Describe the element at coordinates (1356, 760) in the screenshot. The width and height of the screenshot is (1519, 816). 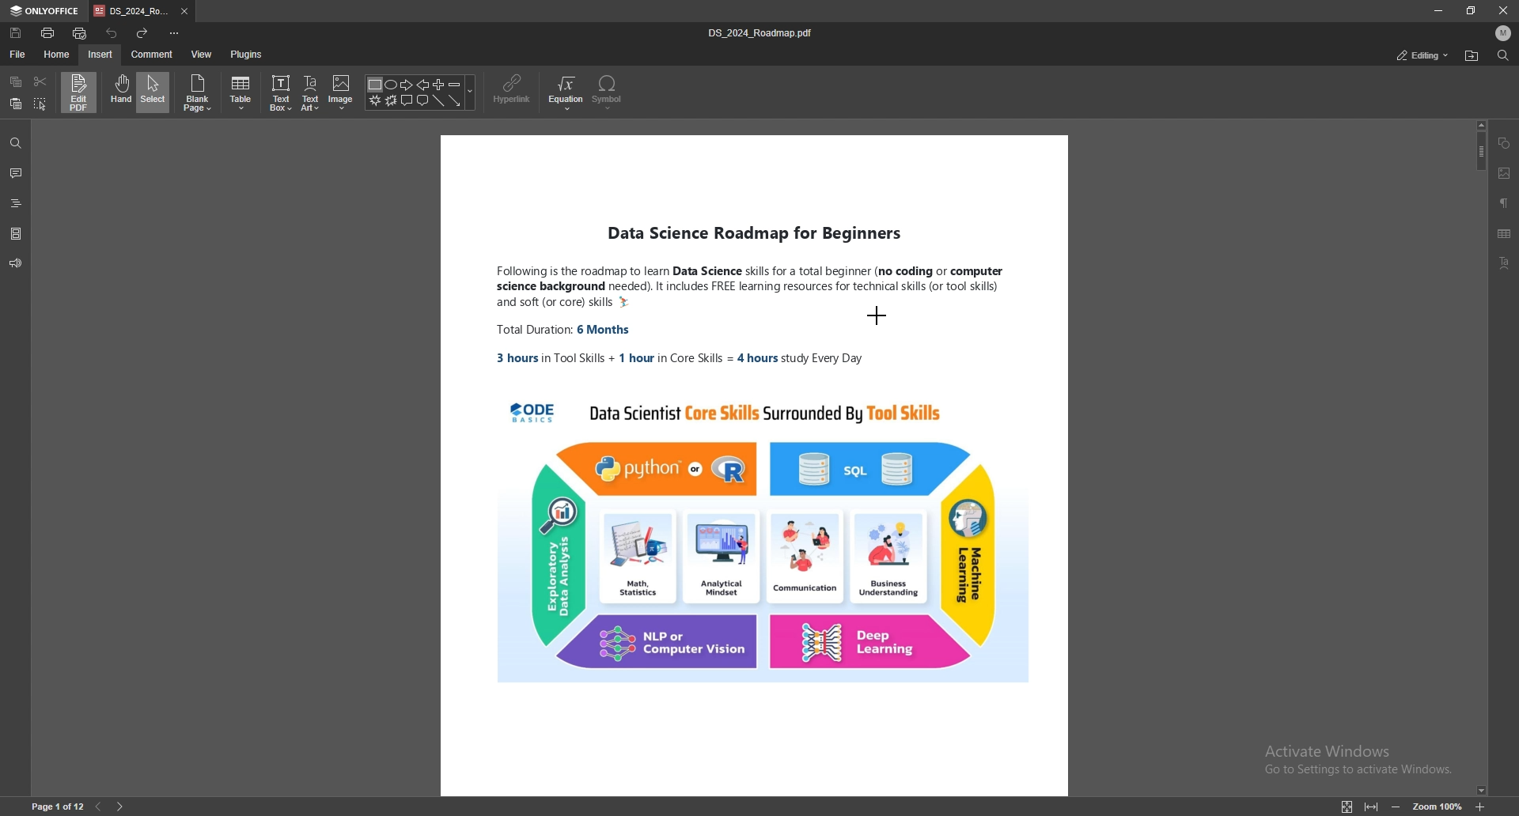
I see `Activate Windows
Go to Settings to activate Windows.` at that location.